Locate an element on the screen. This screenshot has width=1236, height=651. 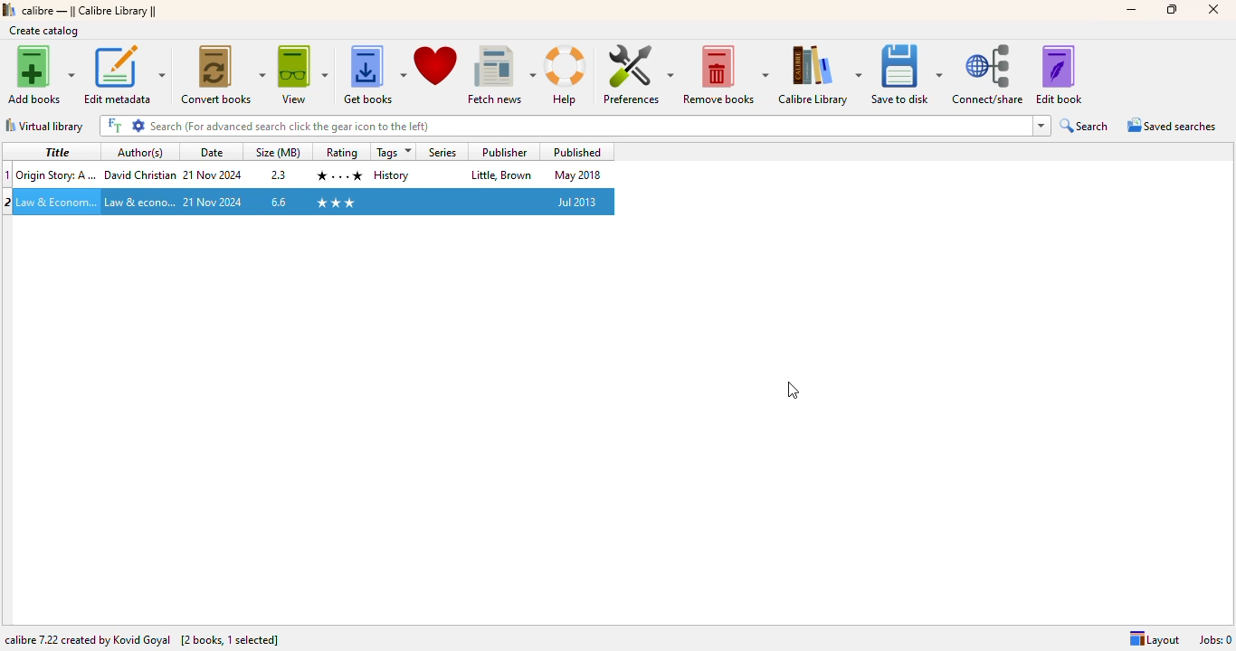
calibre 7.22 created by Kovid Goyal is located at coordinates (88, 639).